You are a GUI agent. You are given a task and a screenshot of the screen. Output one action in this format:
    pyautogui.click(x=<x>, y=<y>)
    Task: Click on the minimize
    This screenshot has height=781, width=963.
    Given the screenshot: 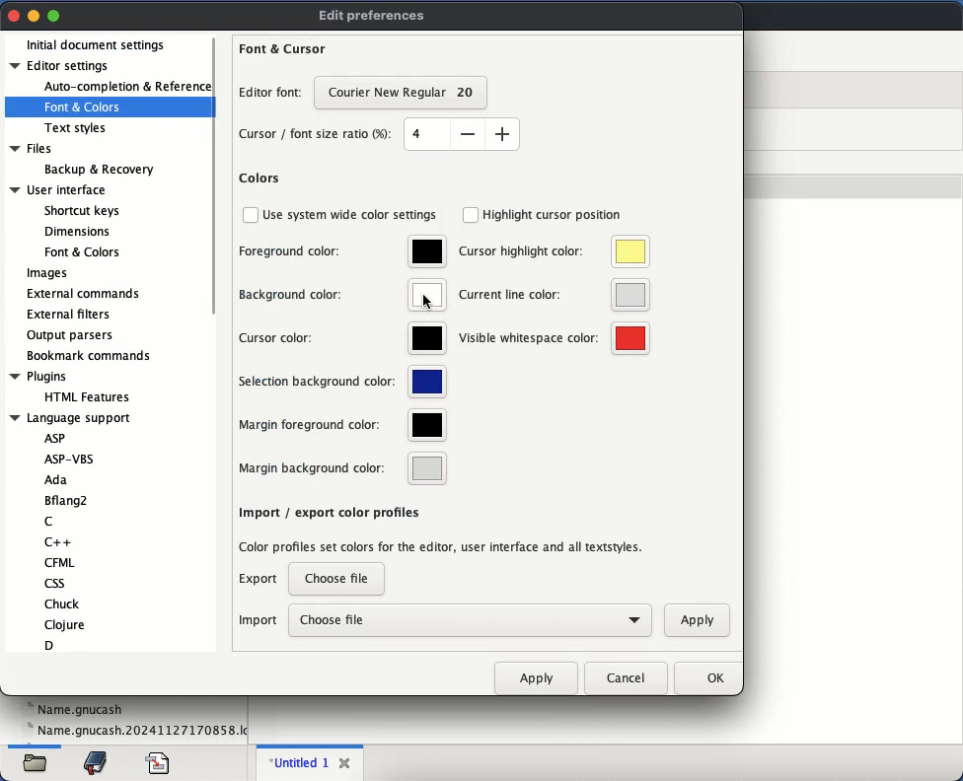 What is the action you would take?
    pyautogui.click(x=34, y=15)
    